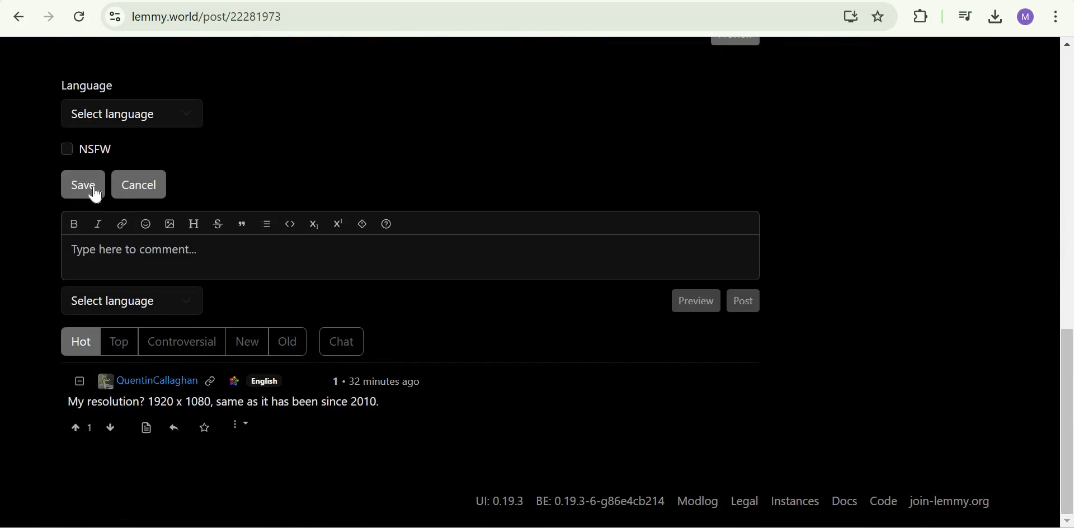 The height and width of the screenshot is (528, 1074). What do you see at coordinates (965, 17) in the screenshot?
I see `Control your music, videos, and more` at bounding box center [965, 17].